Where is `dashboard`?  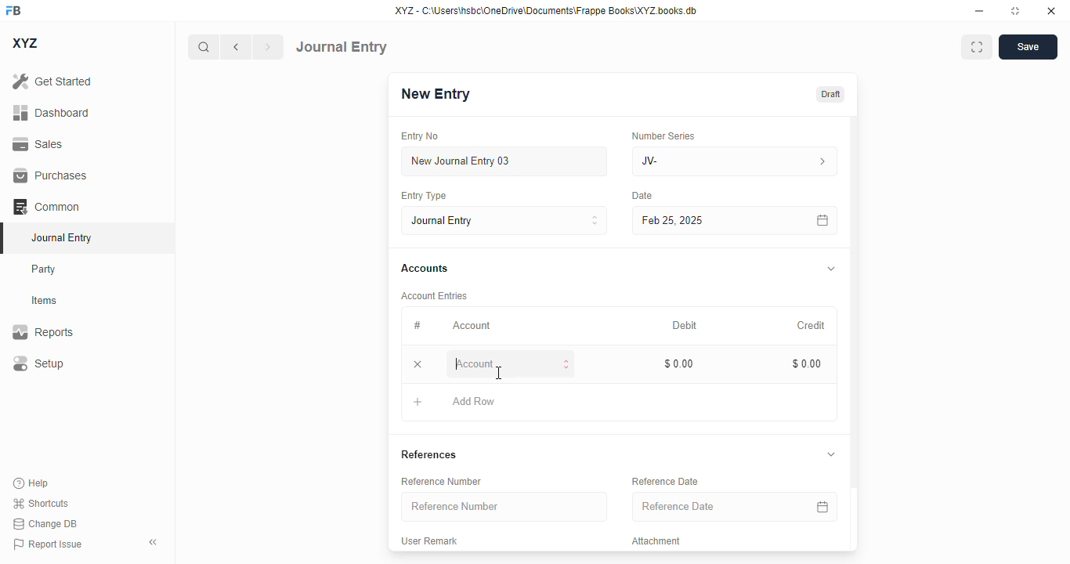
dashboard is located at coordinates (52, 113).